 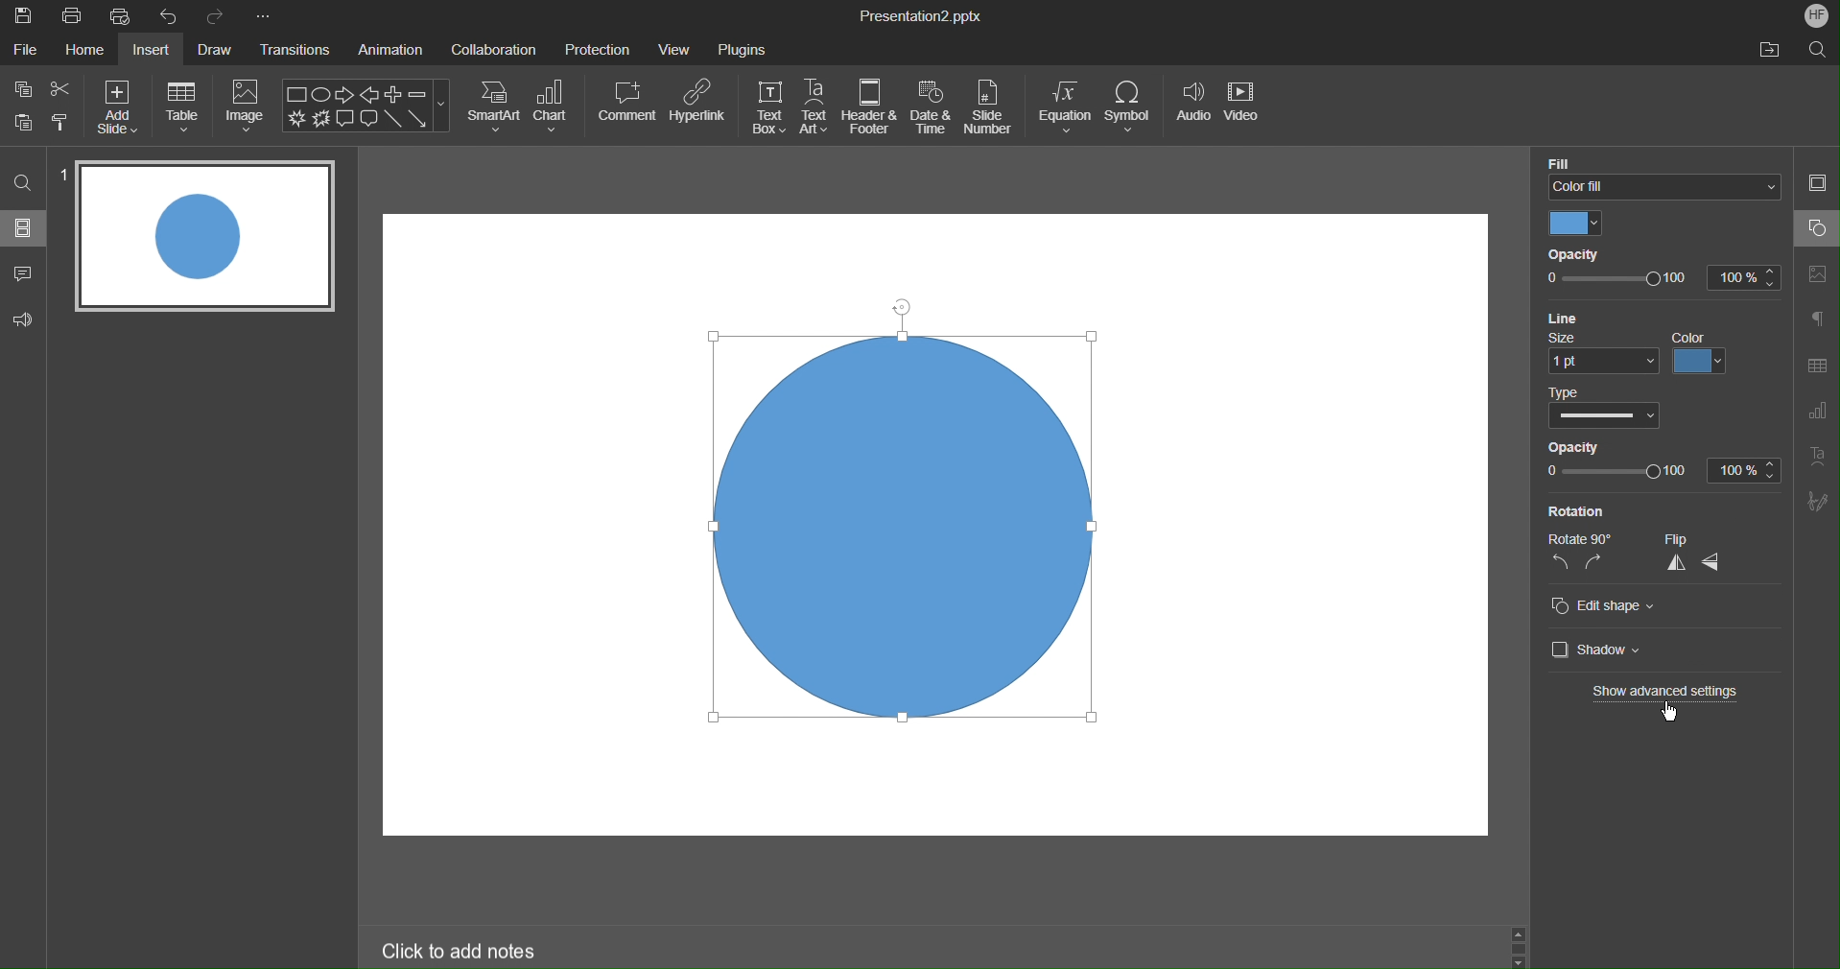 I want to click on Opacity, so click(x=1569, y=256).